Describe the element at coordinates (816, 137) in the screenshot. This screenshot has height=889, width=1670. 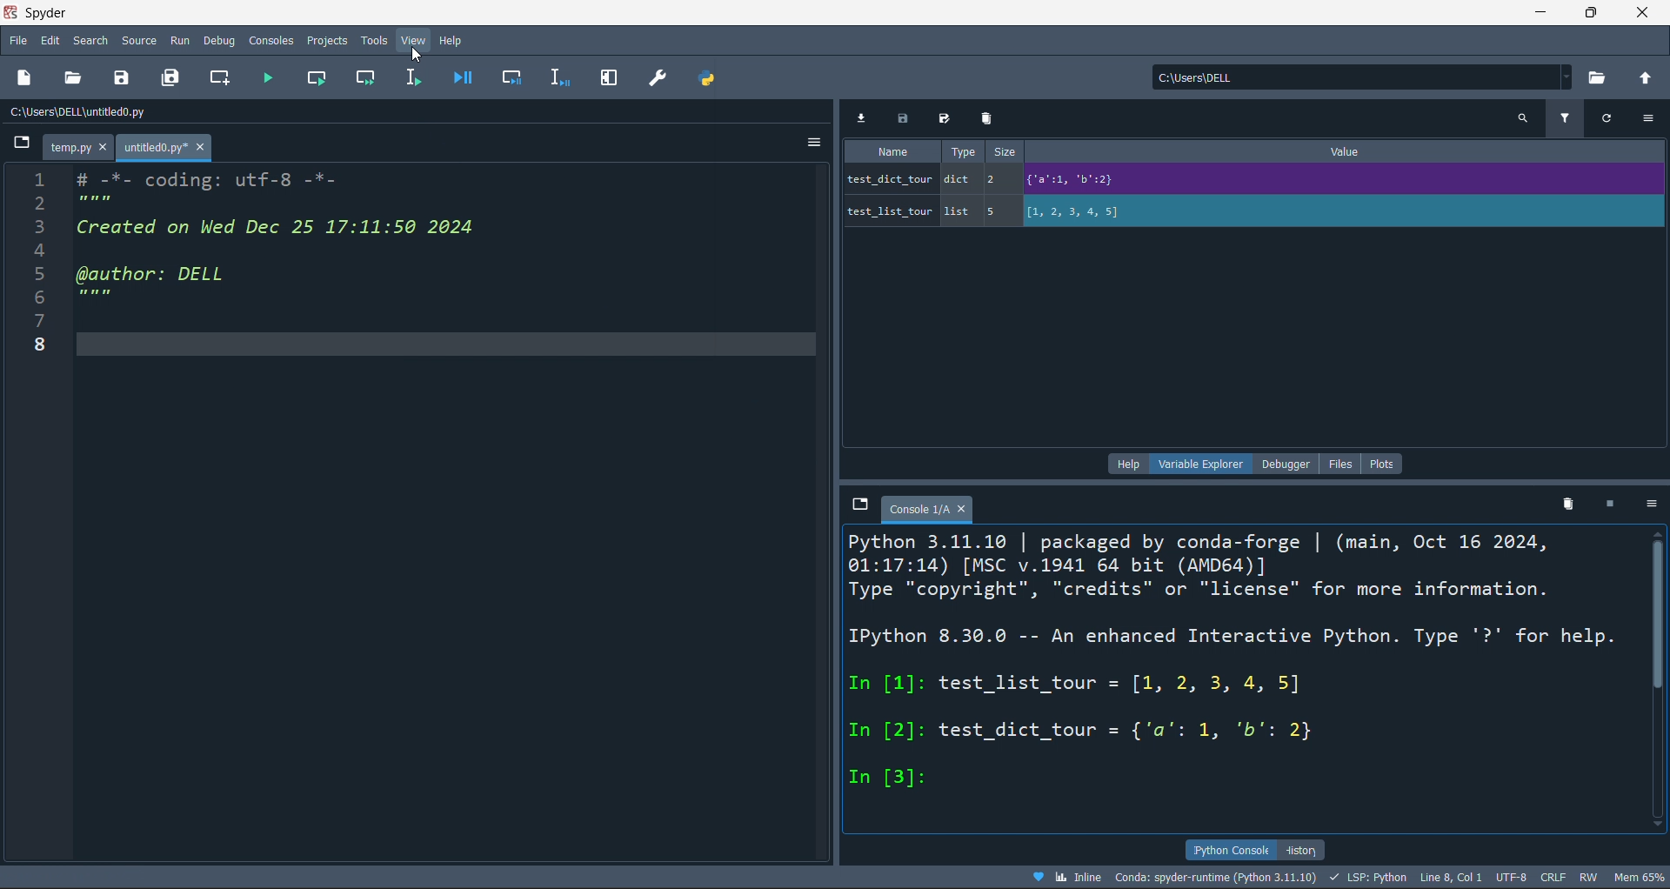
I see `more options` at that location.